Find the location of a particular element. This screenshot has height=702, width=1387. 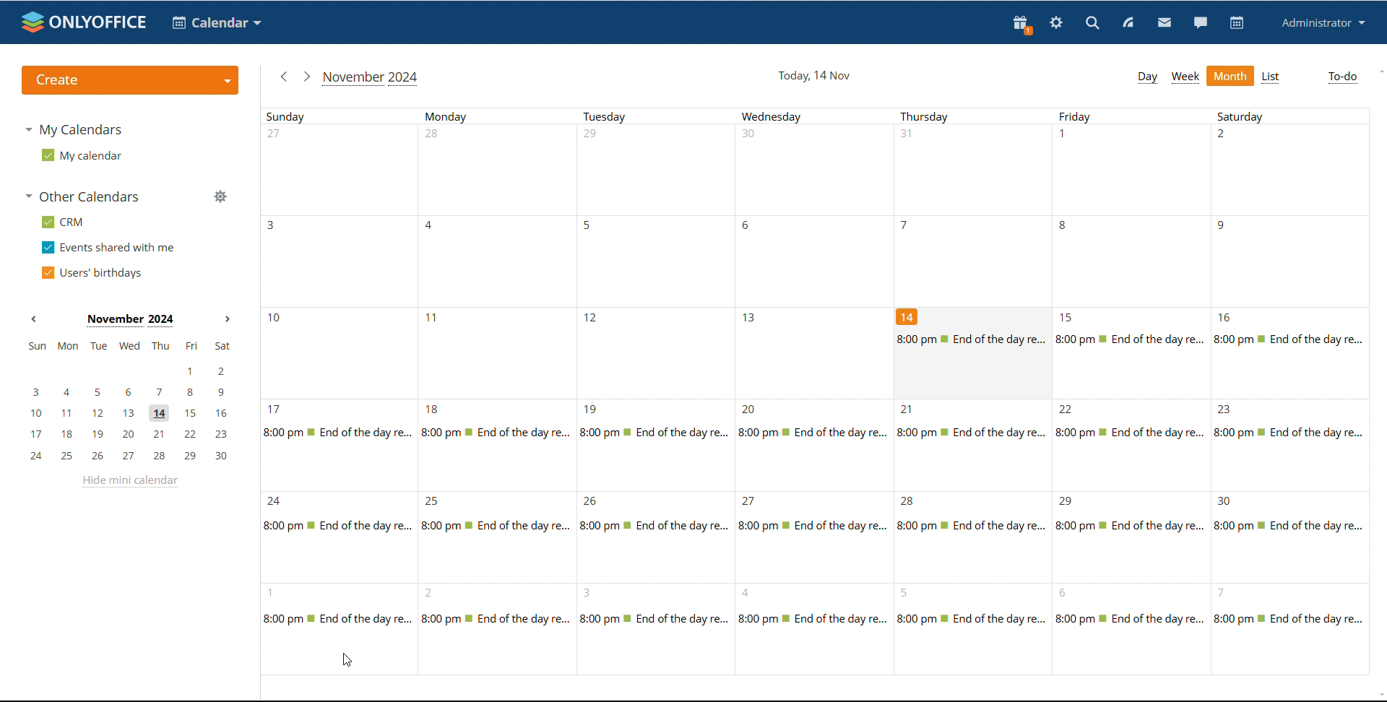

search is located at coordinates (1092, 24).